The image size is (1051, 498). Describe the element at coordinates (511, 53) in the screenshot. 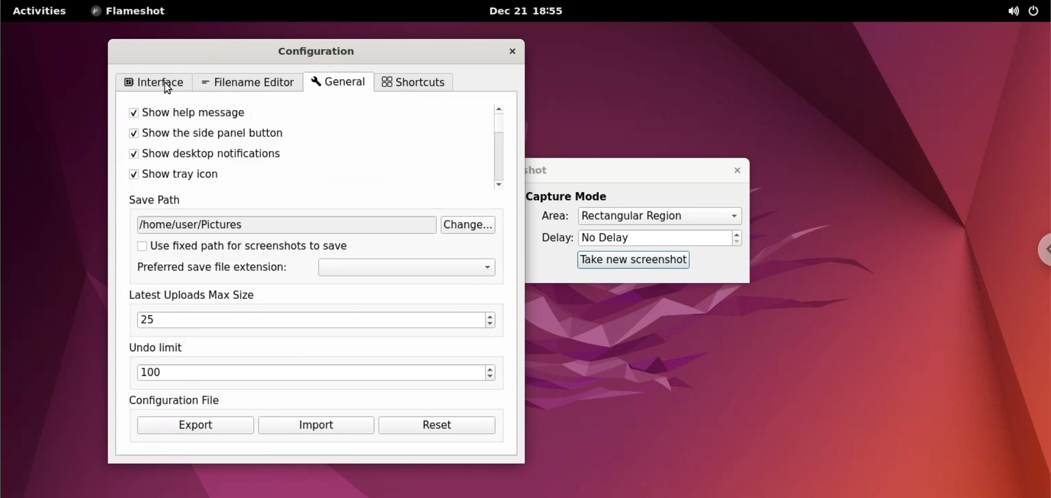

I see `close` at that location.